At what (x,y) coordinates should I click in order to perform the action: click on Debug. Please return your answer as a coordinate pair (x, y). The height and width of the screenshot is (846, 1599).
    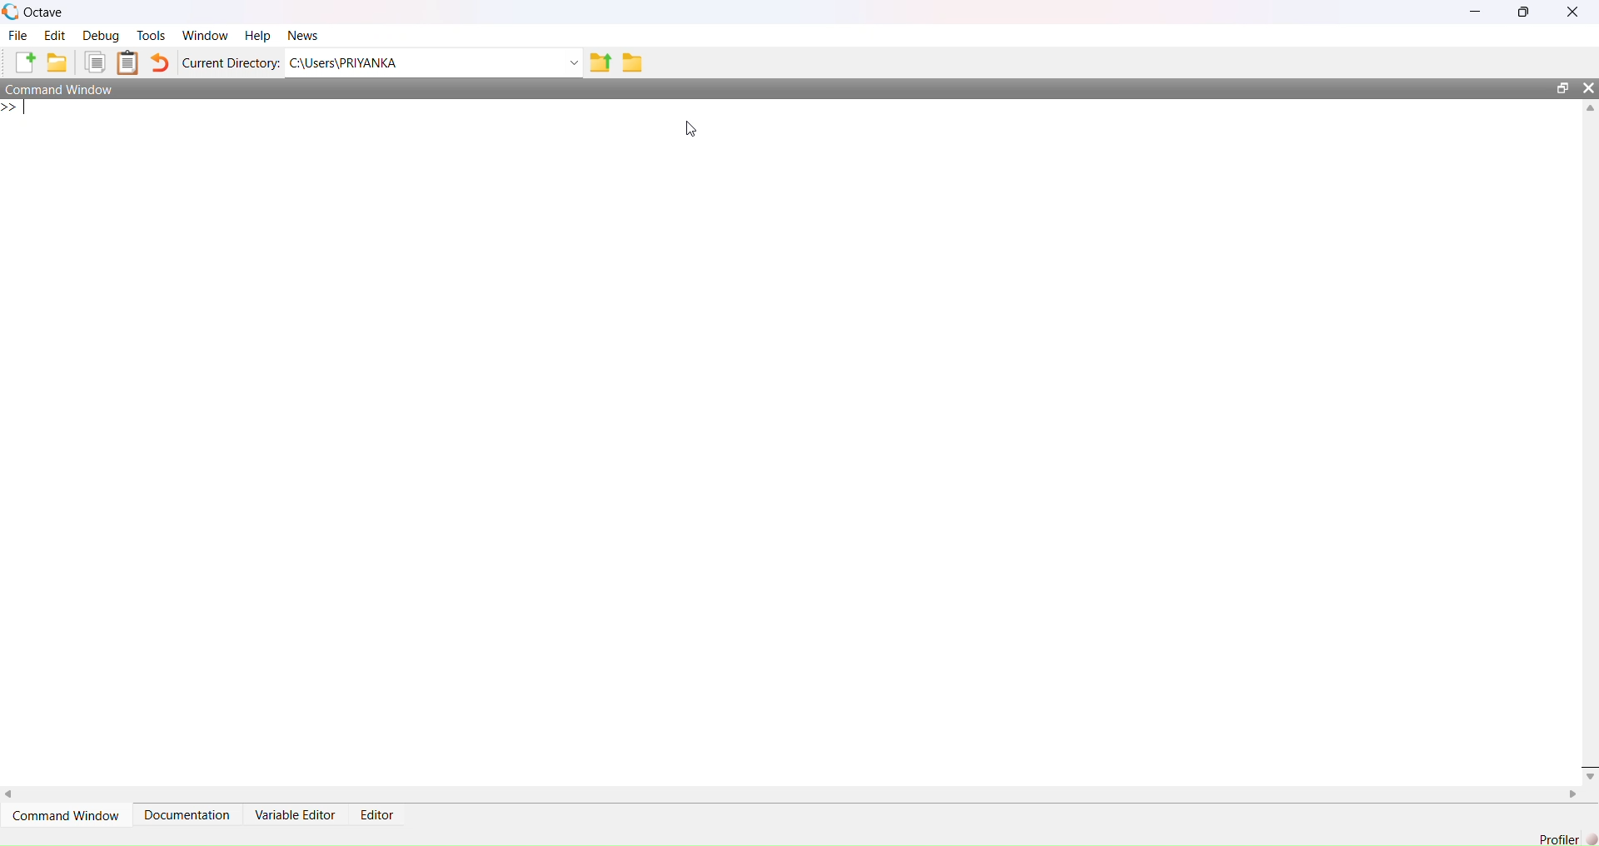
    Looking at the image, I should click on (103, 37).